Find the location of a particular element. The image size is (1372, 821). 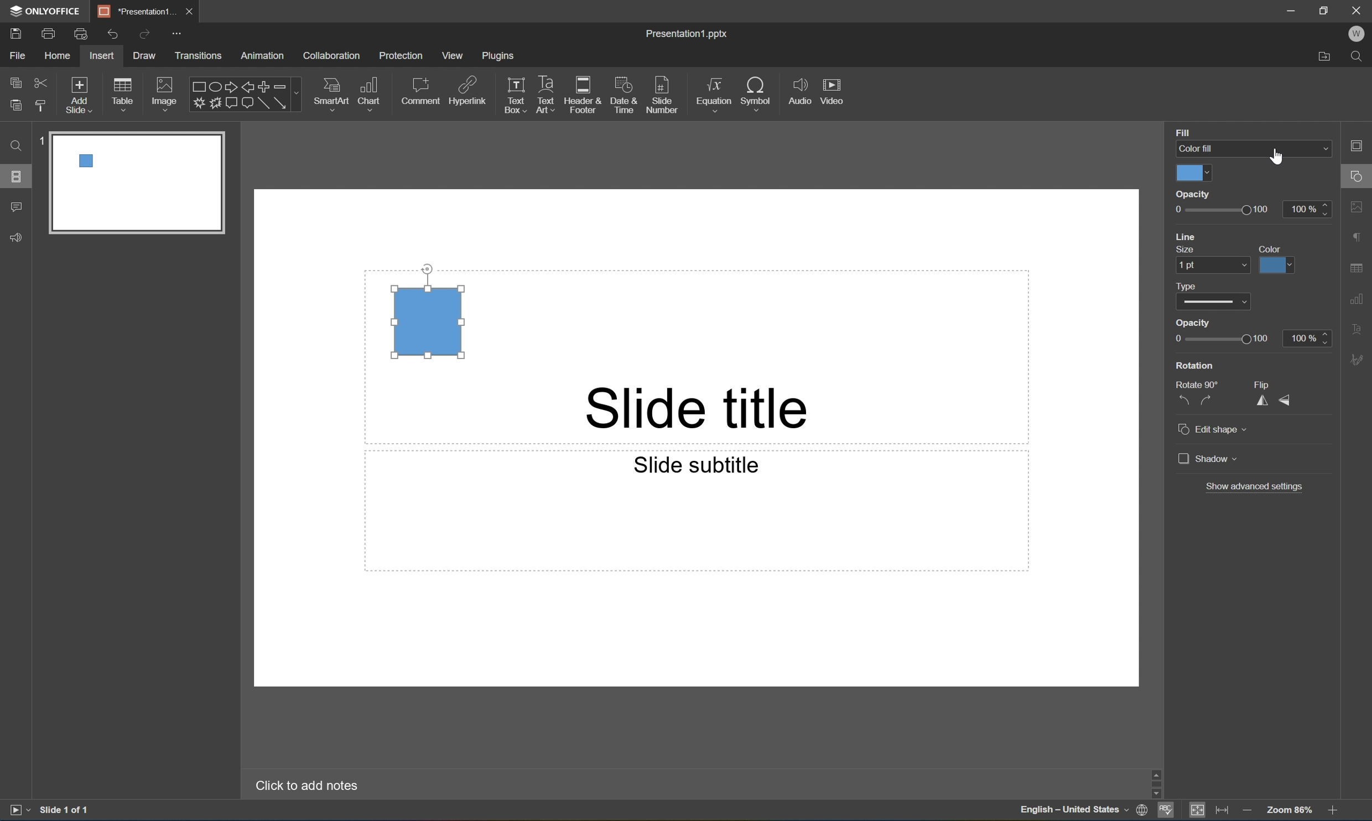

 is located at coordinates (247, 104).